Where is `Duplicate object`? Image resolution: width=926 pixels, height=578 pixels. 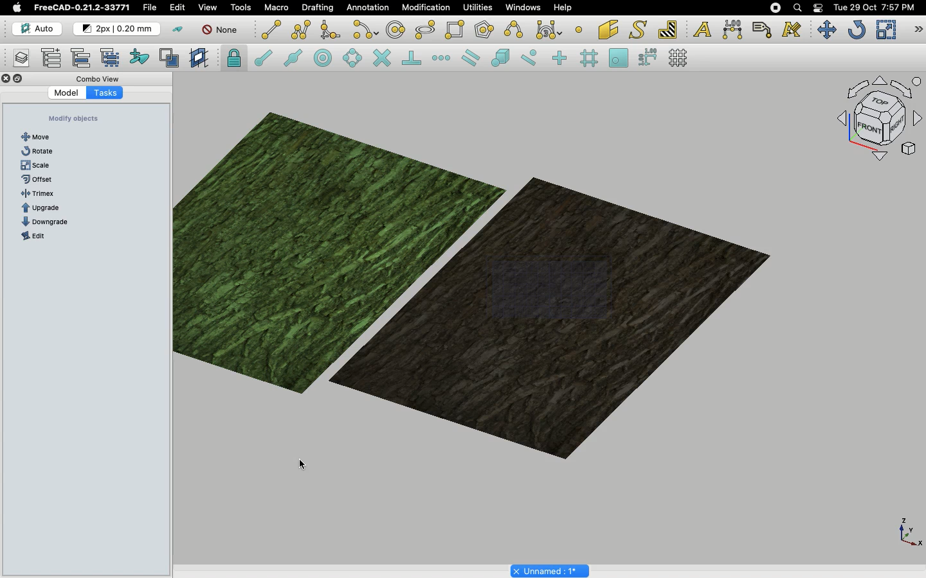 Duplicate object is located at coordinates (478, 277).